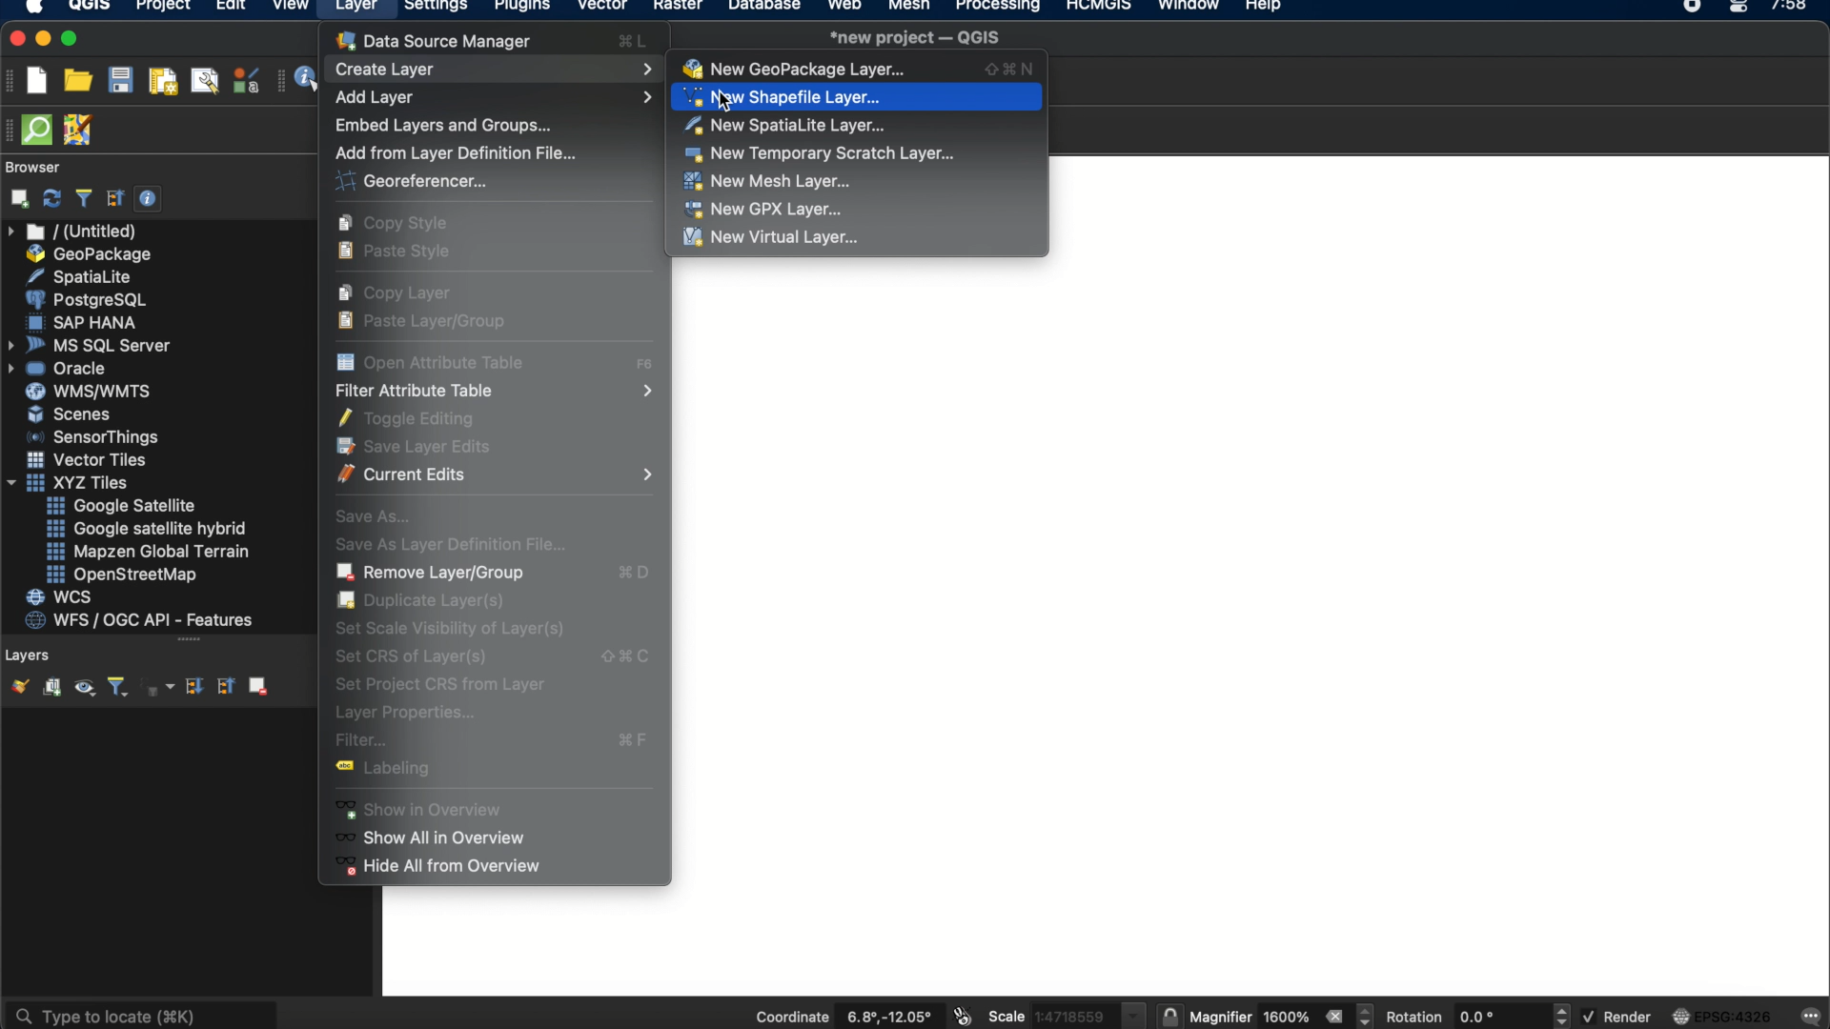 The image size is (1830, 1029). Describe the element at coordinates (375, 514) in the screenshot. I see `save as` at that location.